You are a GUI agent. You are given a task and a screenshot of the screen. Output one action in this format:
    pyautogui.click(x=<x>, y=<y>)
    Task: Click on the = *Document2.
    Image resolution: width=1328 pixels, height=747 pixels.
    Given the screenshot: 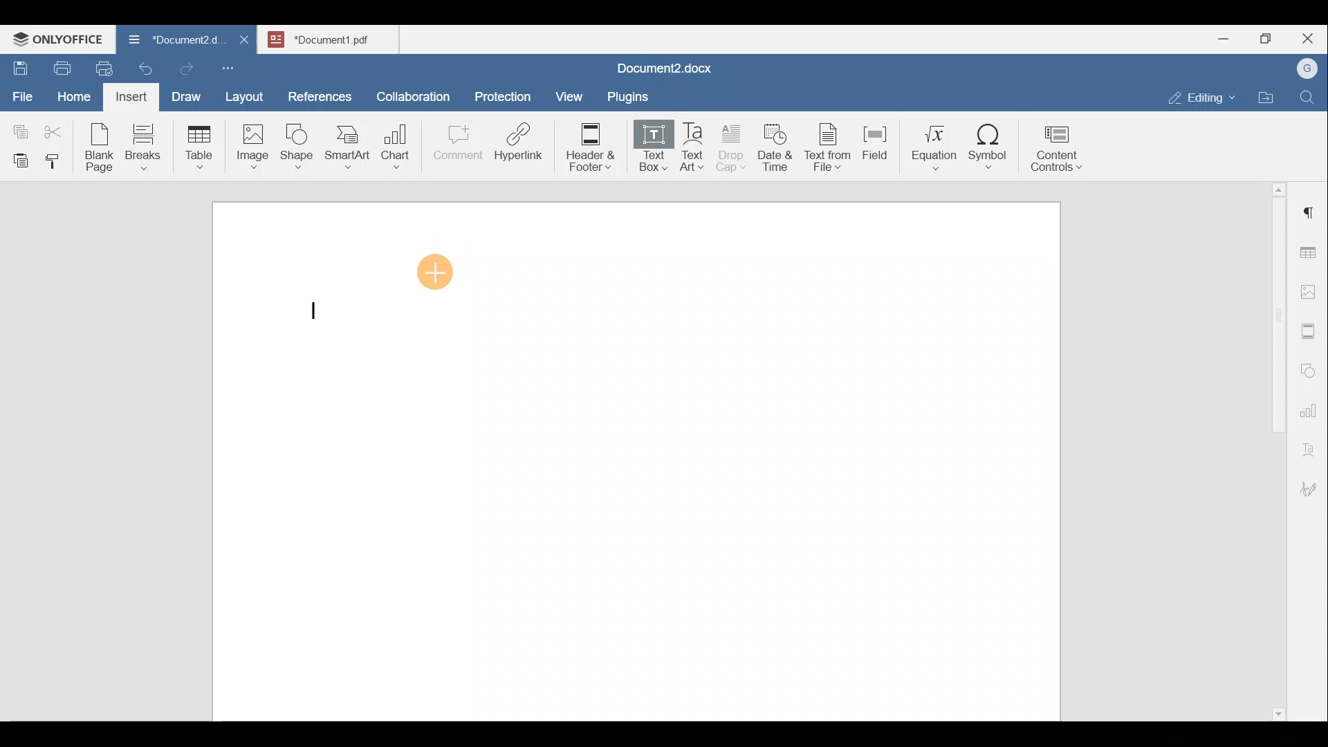 What is the action you would take?
    pyautogui.click(x=175, y=38)
    